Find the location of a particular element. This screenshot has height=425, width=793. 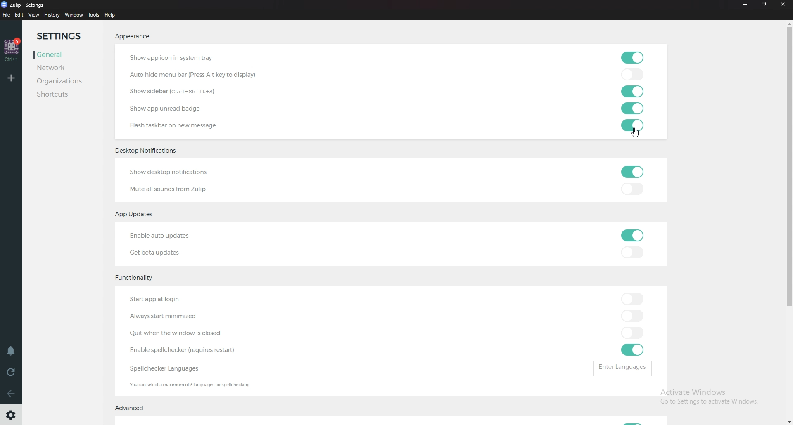

cursor is located at coordinates (636, 134).